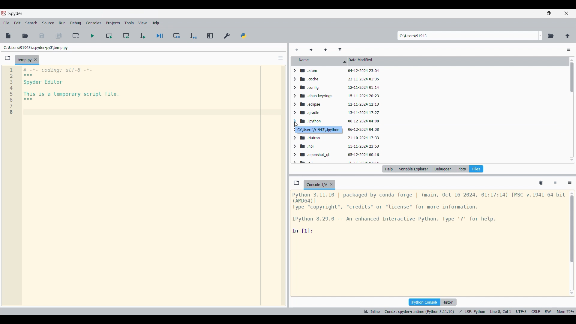 Image resolution: width=576 pixels, height=324 pixels. What do you see at coordinates (316, 185) in the screenshot?
I see `Current tab` at bounding box center [316, 185].